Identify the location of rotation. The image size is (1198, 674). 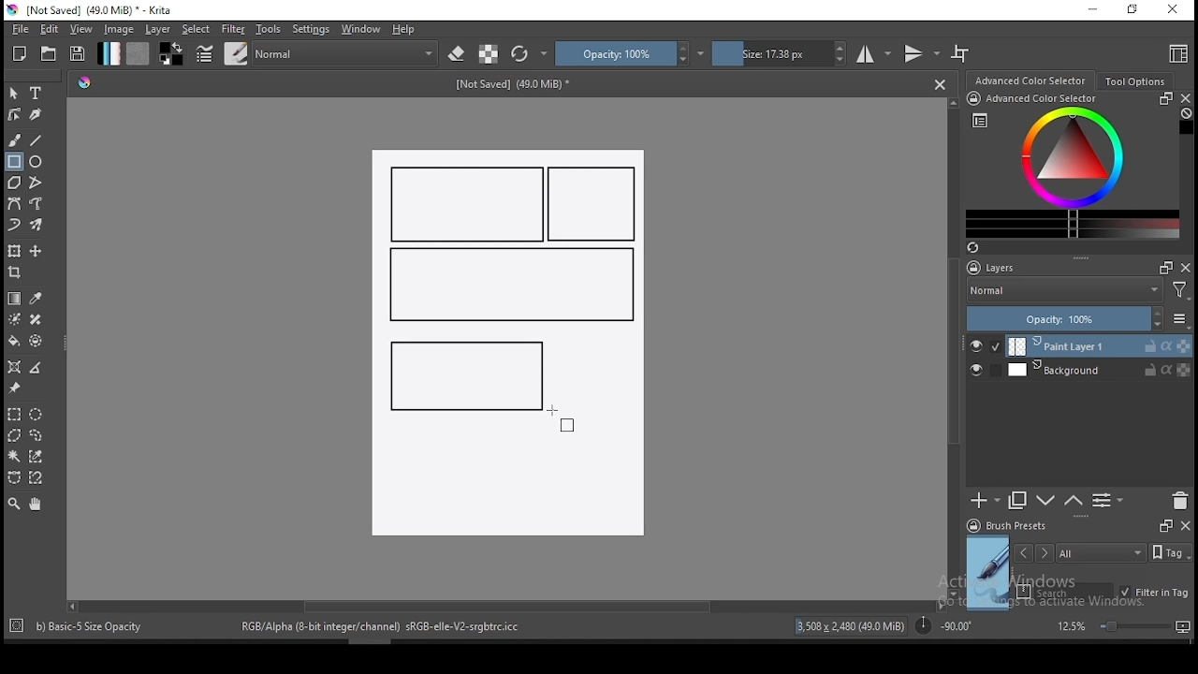
(943, 624).